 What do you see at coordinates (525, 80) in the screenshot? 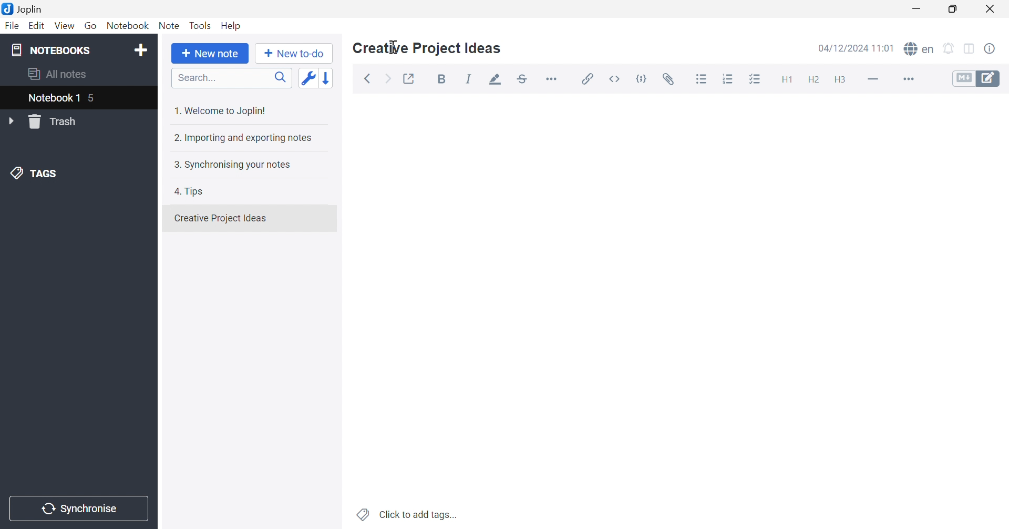
I see `Strikethrough` at bounding box center [525, 80].